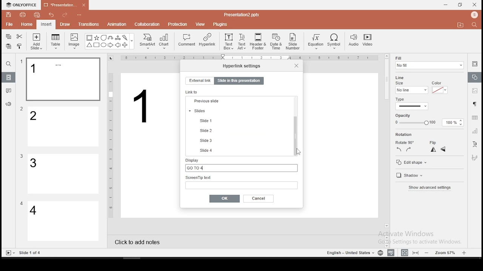 Image resolution: width=483 pixels, height=271 pixels. I want to click on link to, so click(193, 92).